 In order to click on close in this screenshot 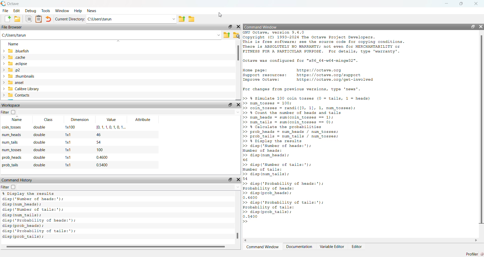, I will do `click(239, 27)`.